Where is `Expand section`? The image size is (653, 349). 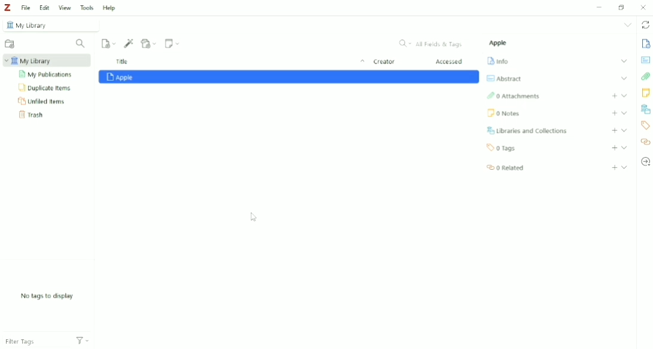
Expand section is located at coordinates (624, 61).